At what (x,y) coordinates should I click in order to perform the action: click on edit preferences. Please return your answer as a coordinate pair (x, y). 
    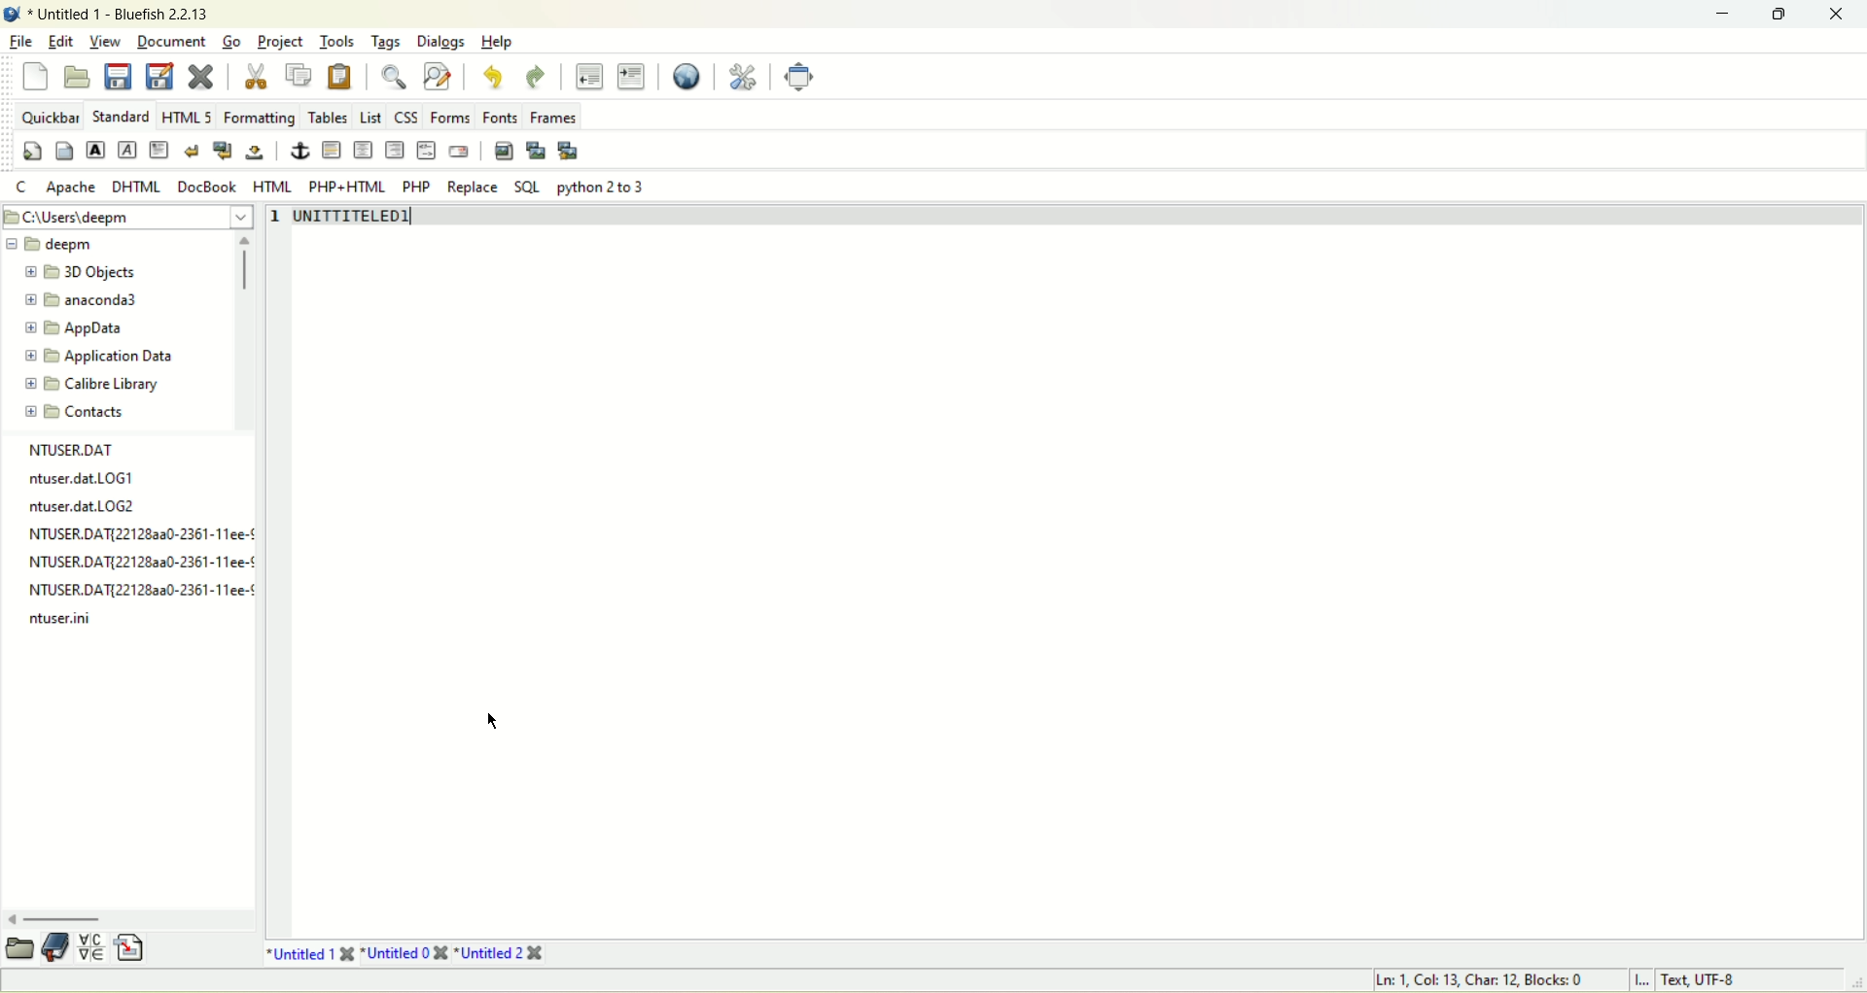
    Looking at the image, I should click on (745, 79).